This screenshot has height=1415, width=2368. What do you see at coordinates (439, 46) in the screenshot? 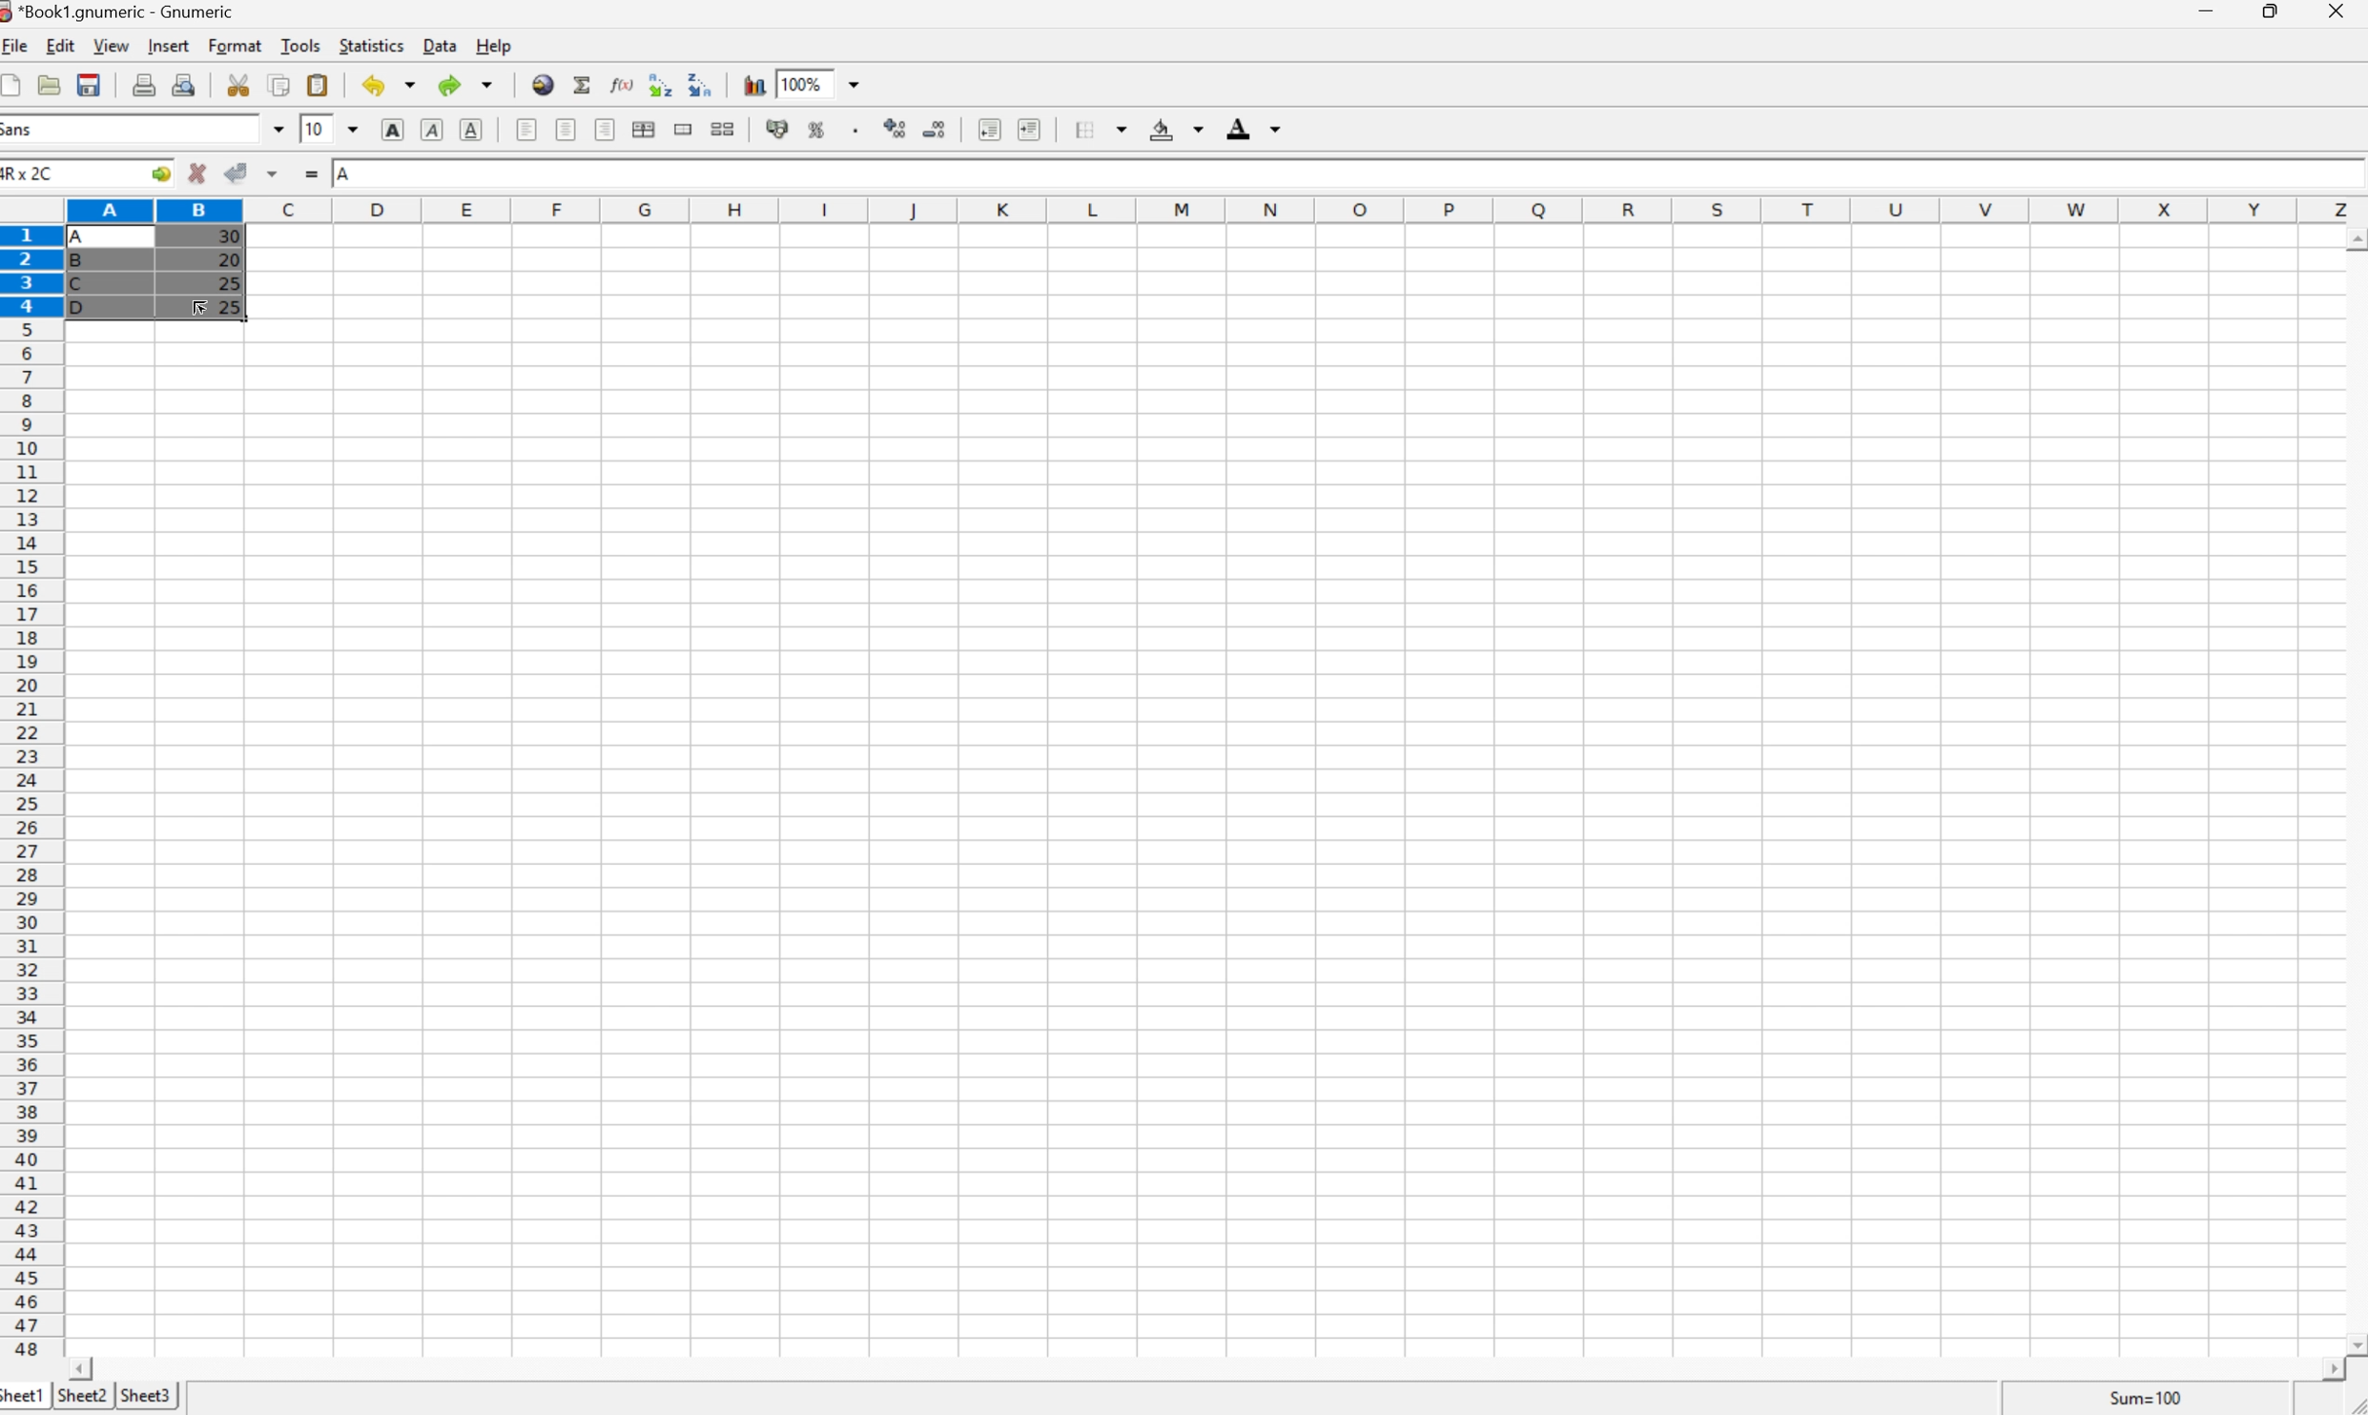
I see `Data` at bounding box center [439, 46].